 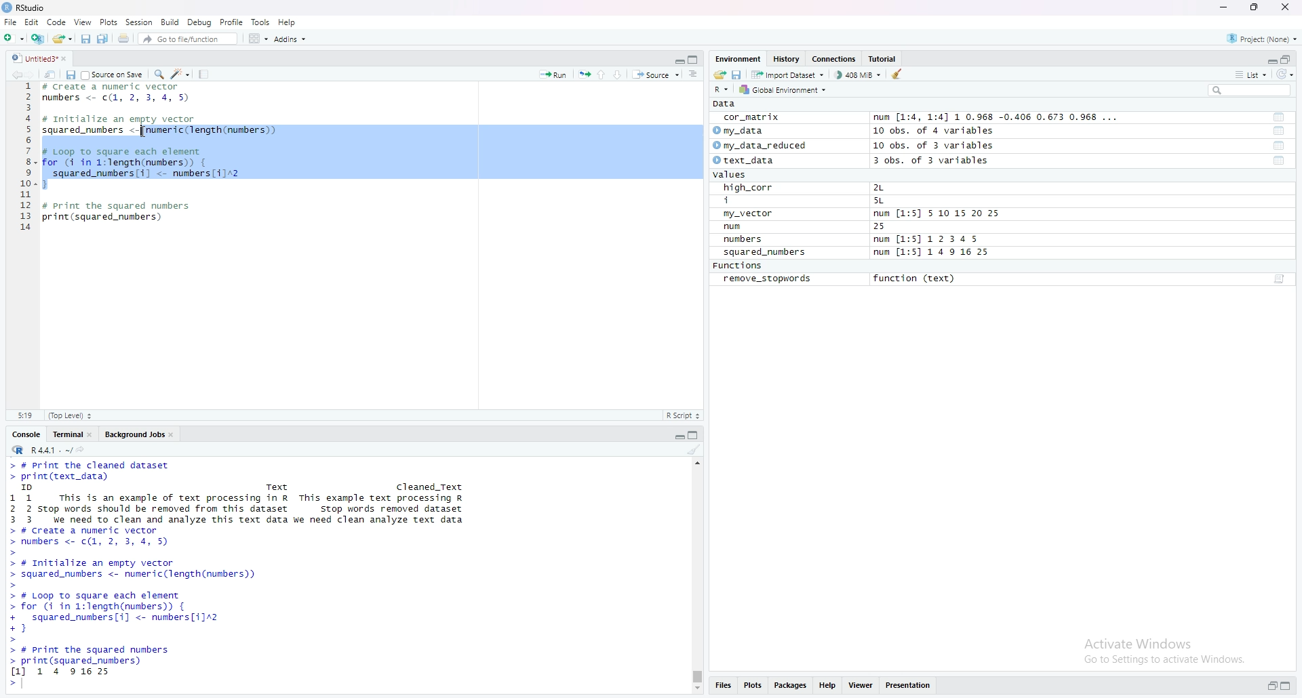 What do you see at coordinates (1272, 686) in the screenshot?
I see `restore` at bounding box center [1272, 686].